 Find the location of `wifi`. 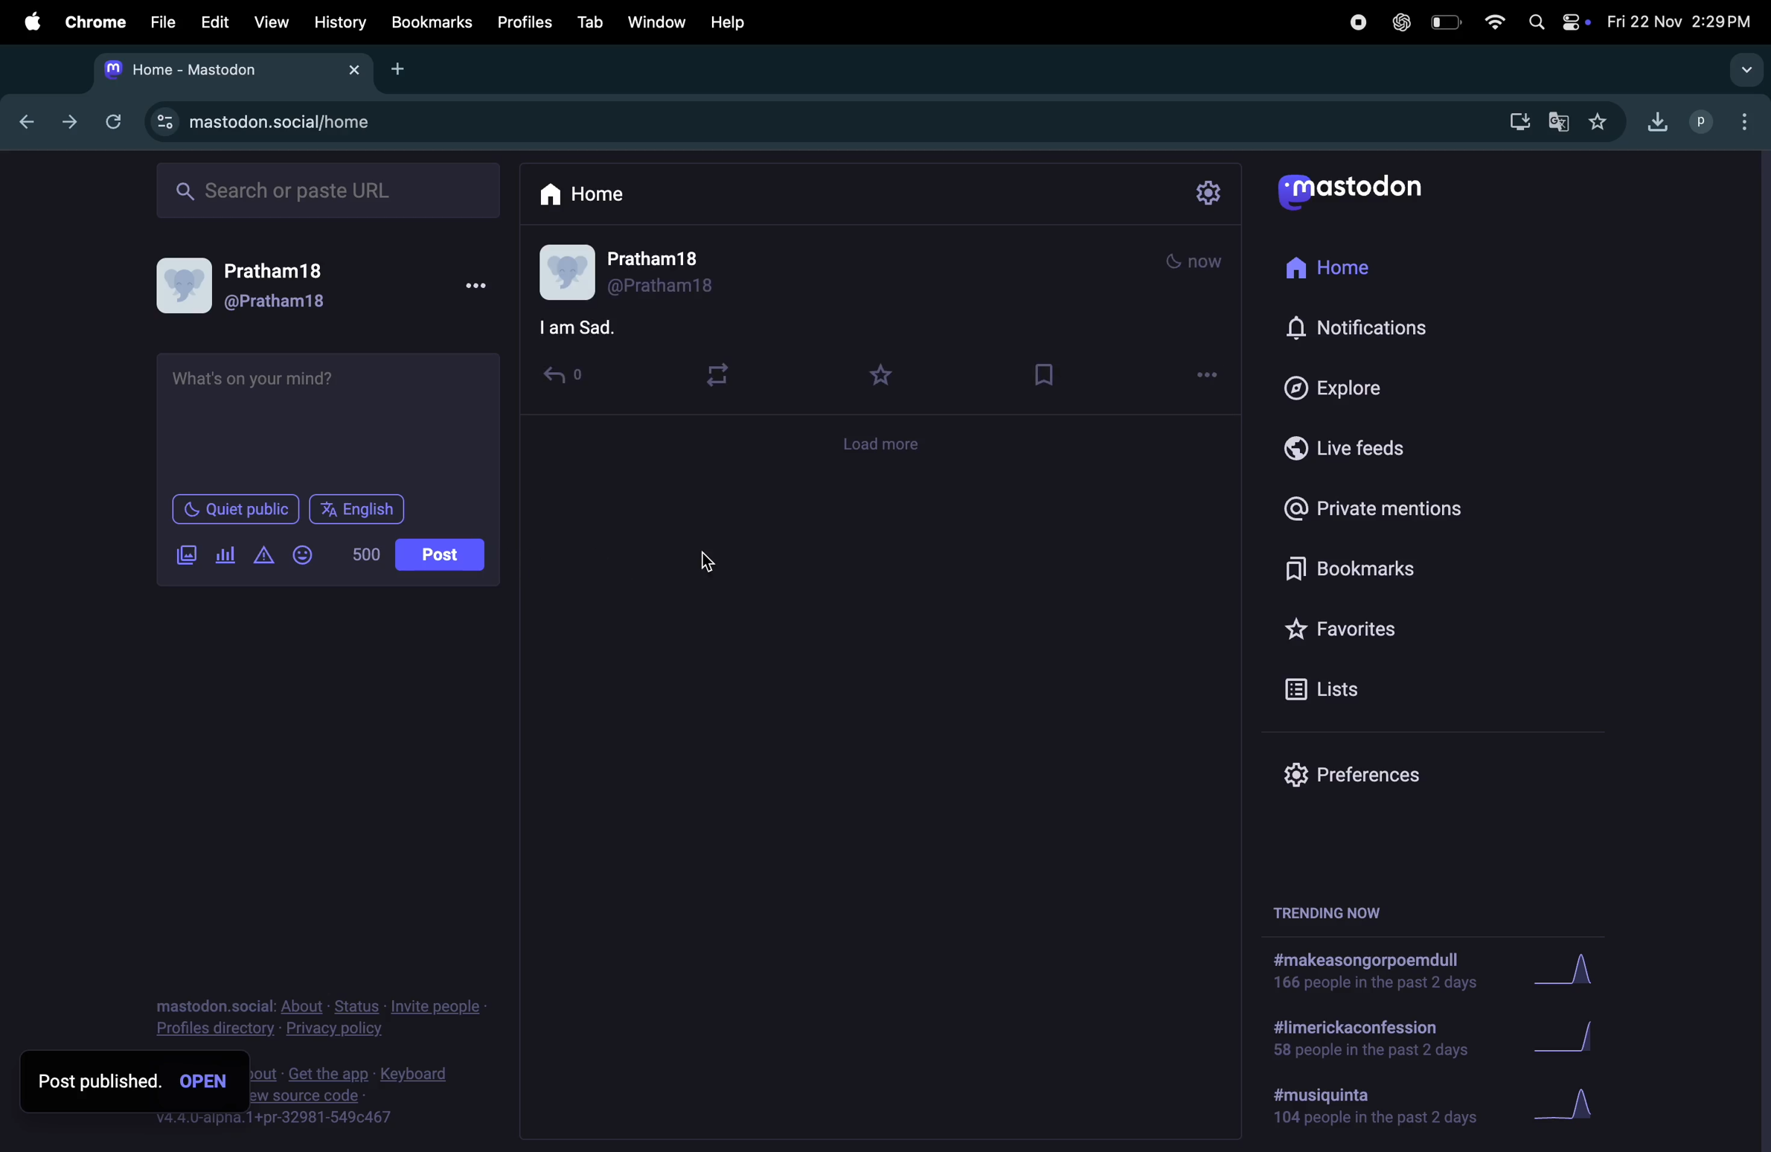

wifi is located at coordinates (1491, 22).